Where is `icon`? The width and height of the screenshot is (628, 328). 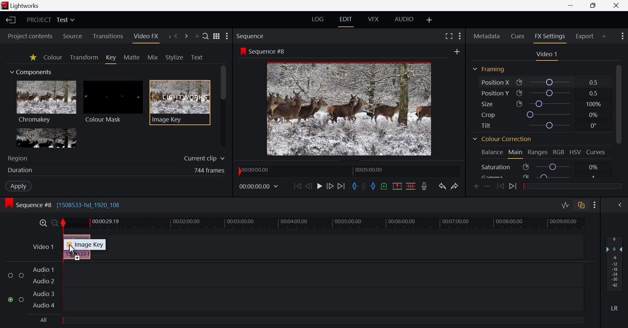 icon is located at coordinates (520, 83).